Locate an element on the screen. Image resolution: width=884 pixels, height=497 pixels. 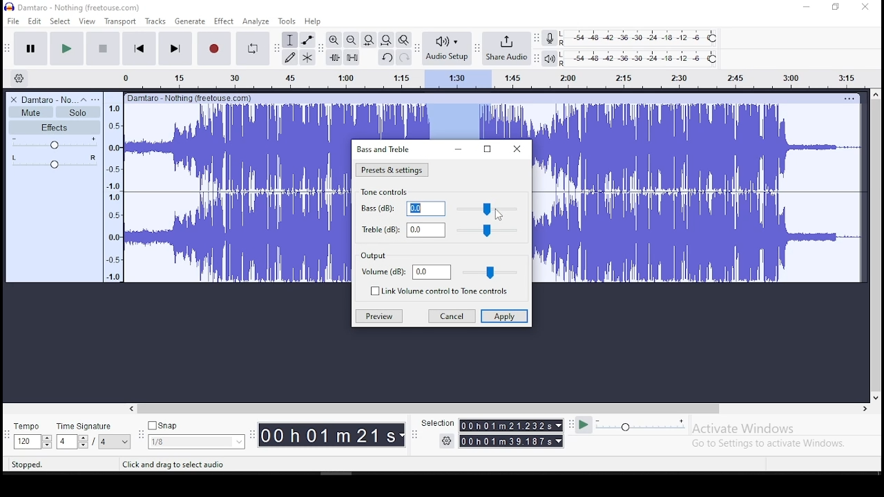
audio track is located at coordinates (238, 147).